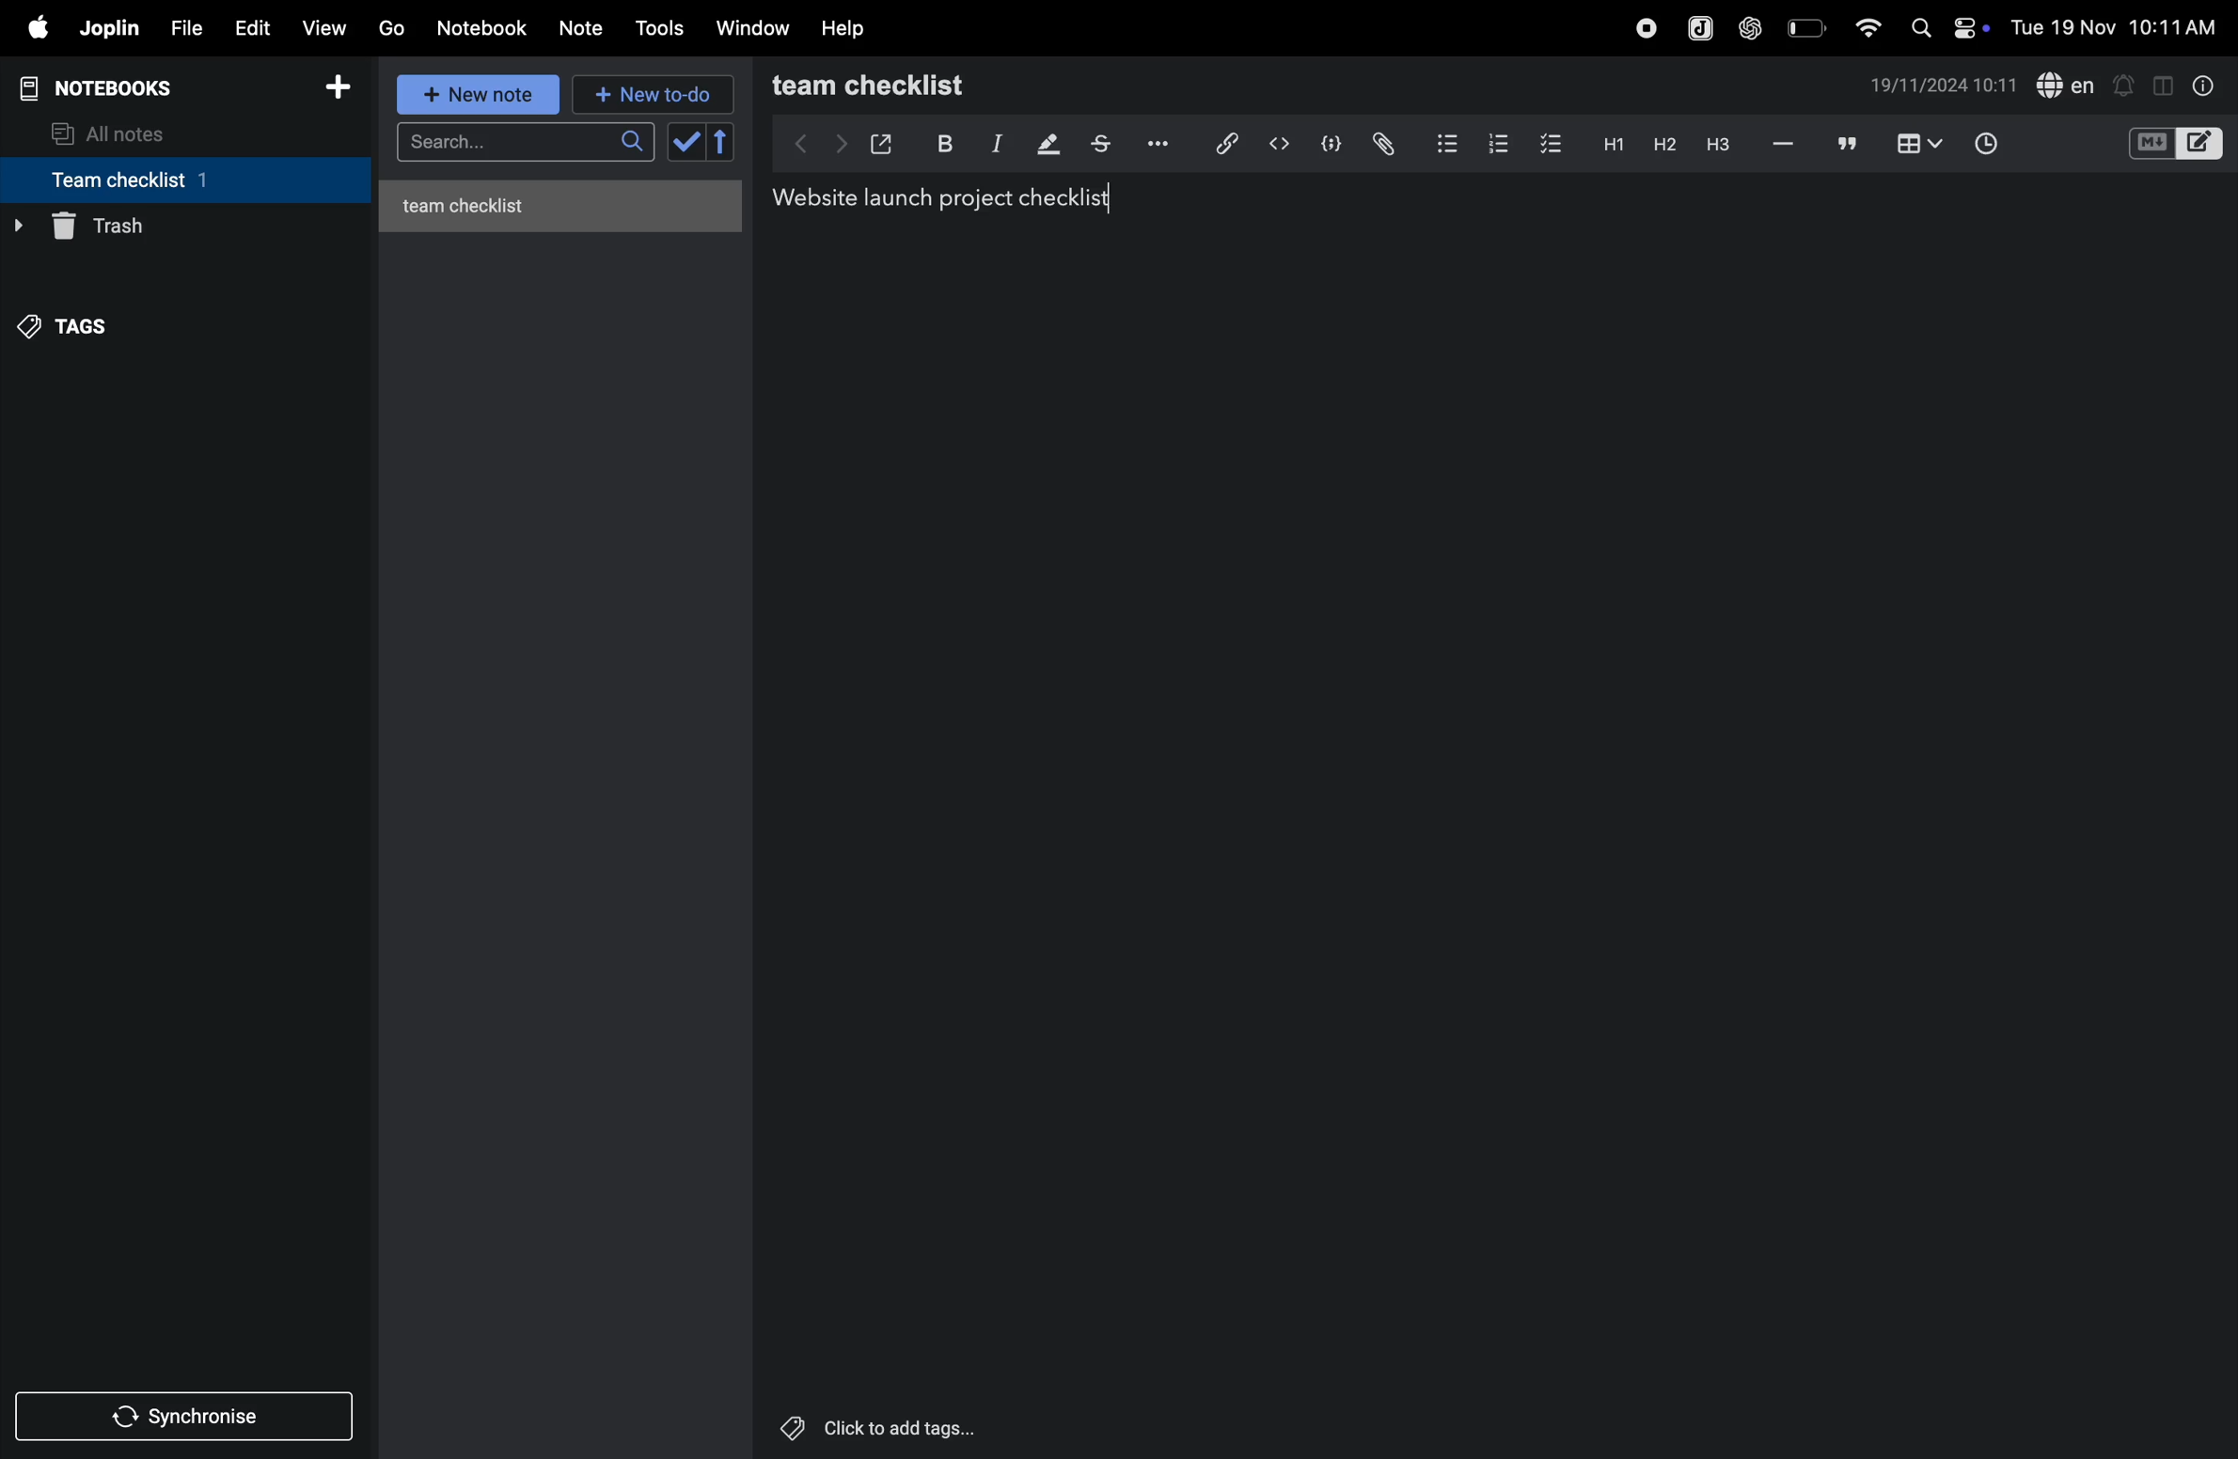 The image size is (2238, 1459). I want to click on check, so click(702, 143).